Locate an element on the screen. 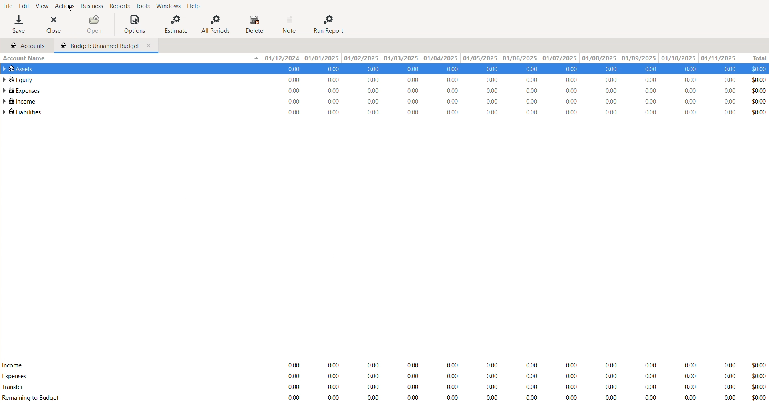 This screenshot has width=769, height=403. Options is located at coordinates (135, 24).